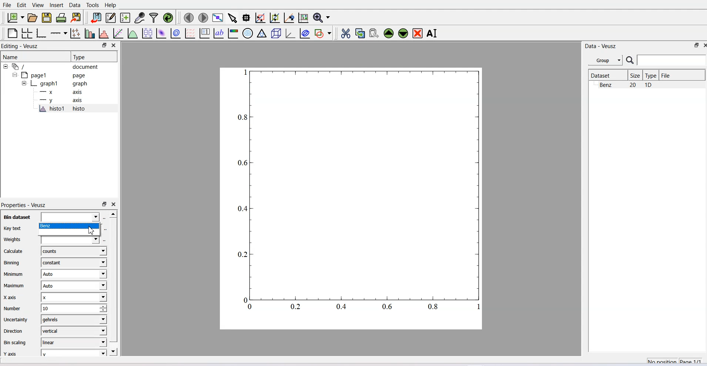 The height and width of the screenshot is (366, 707). Describe the element at coordinates (357, 195) in the screenshot. I see `Graph Window` at that location.